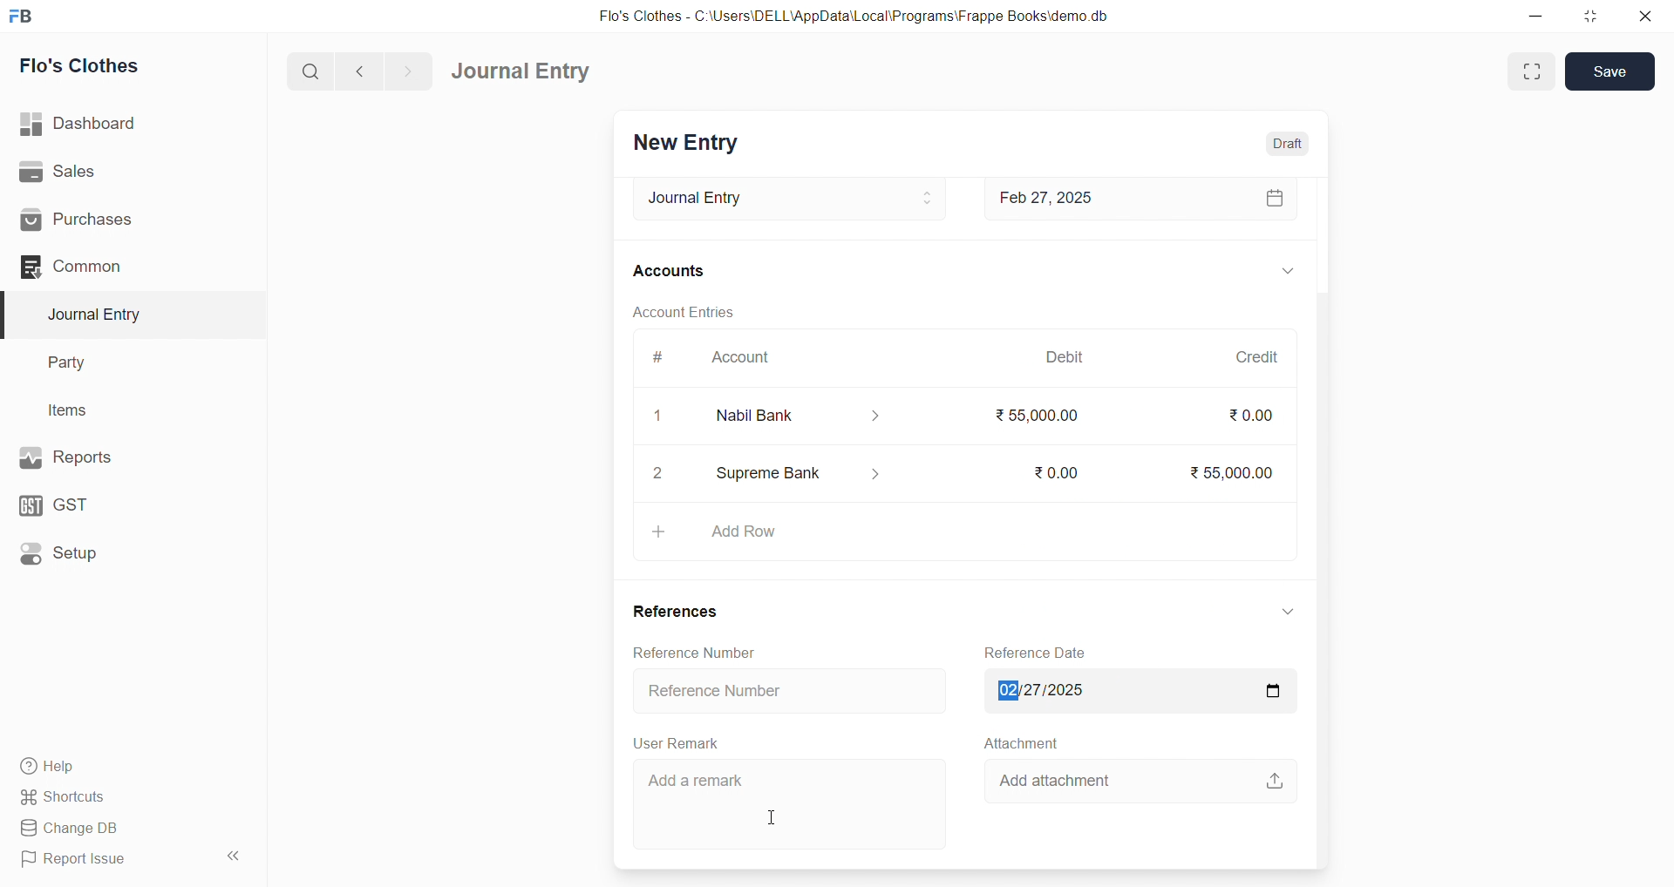 This screenshot has height=887, width=1674. Describe the element at coordinates (1064, 357) in the screenshot. I see `Debit` at that location.